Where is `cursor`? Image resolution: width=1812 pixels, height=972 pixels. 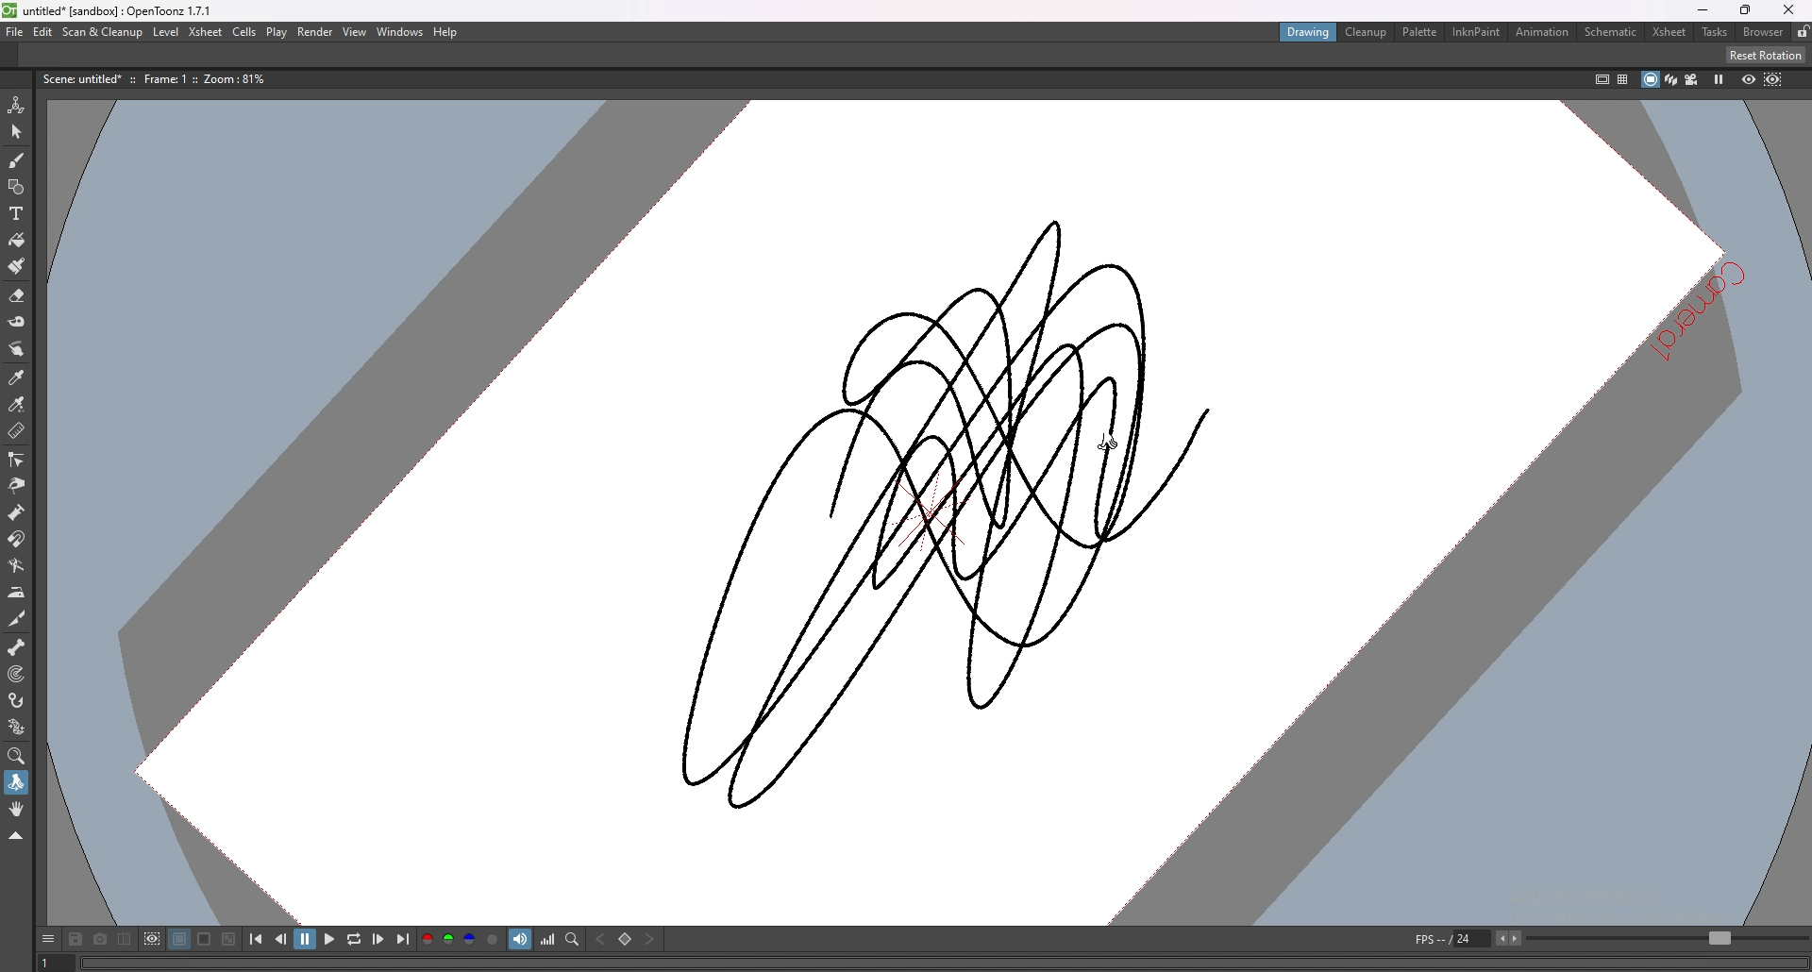
cursor is located at coordinates (1109, 442).